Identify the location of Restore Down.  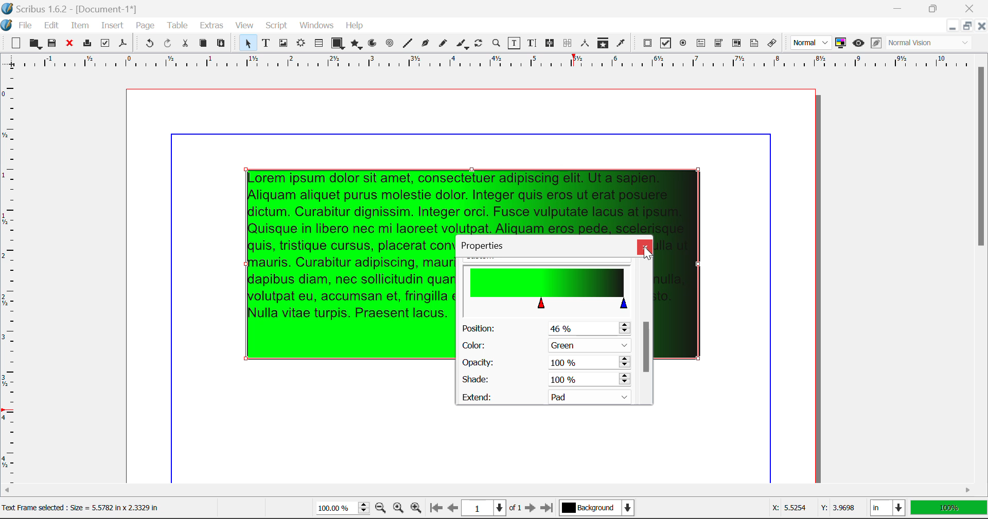
(951, 26).